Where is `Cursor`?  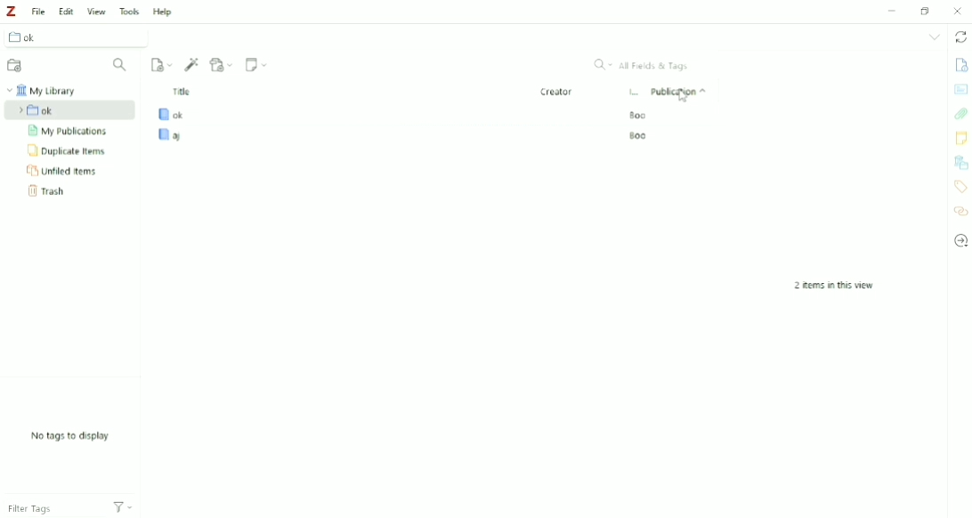
Cursor is located at coordinates (687, 99).